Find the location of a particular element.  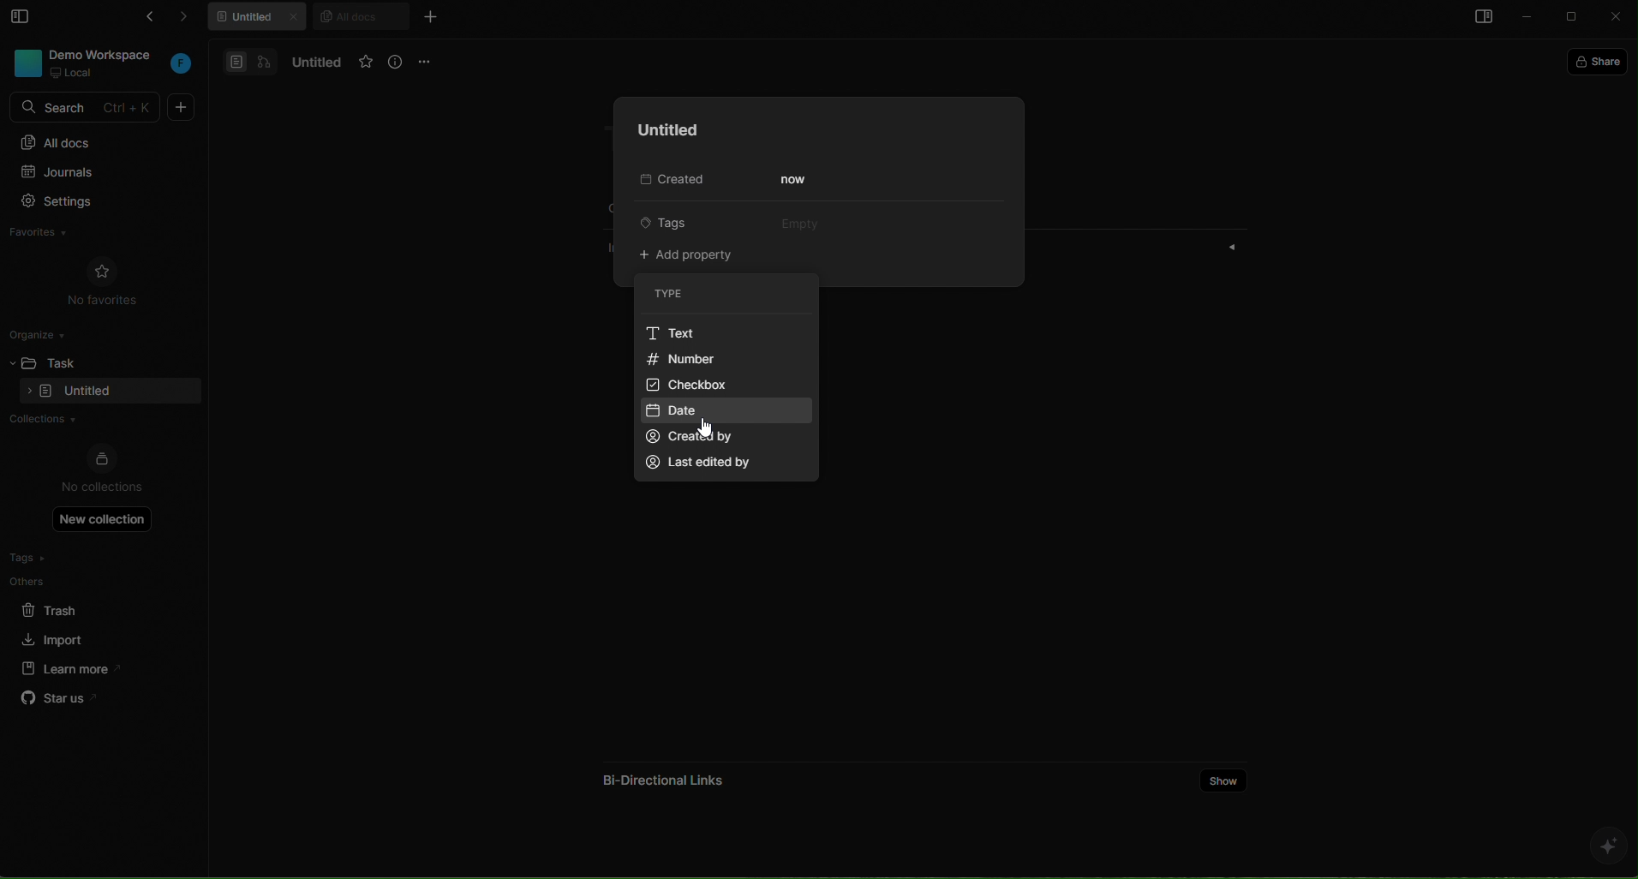

now is located at coordinates (796, 180).